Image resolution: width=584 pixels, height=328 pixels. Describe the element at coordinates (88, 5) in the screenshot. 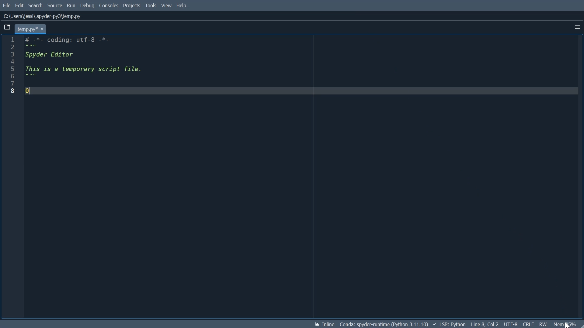

I see `Debug` at that location.